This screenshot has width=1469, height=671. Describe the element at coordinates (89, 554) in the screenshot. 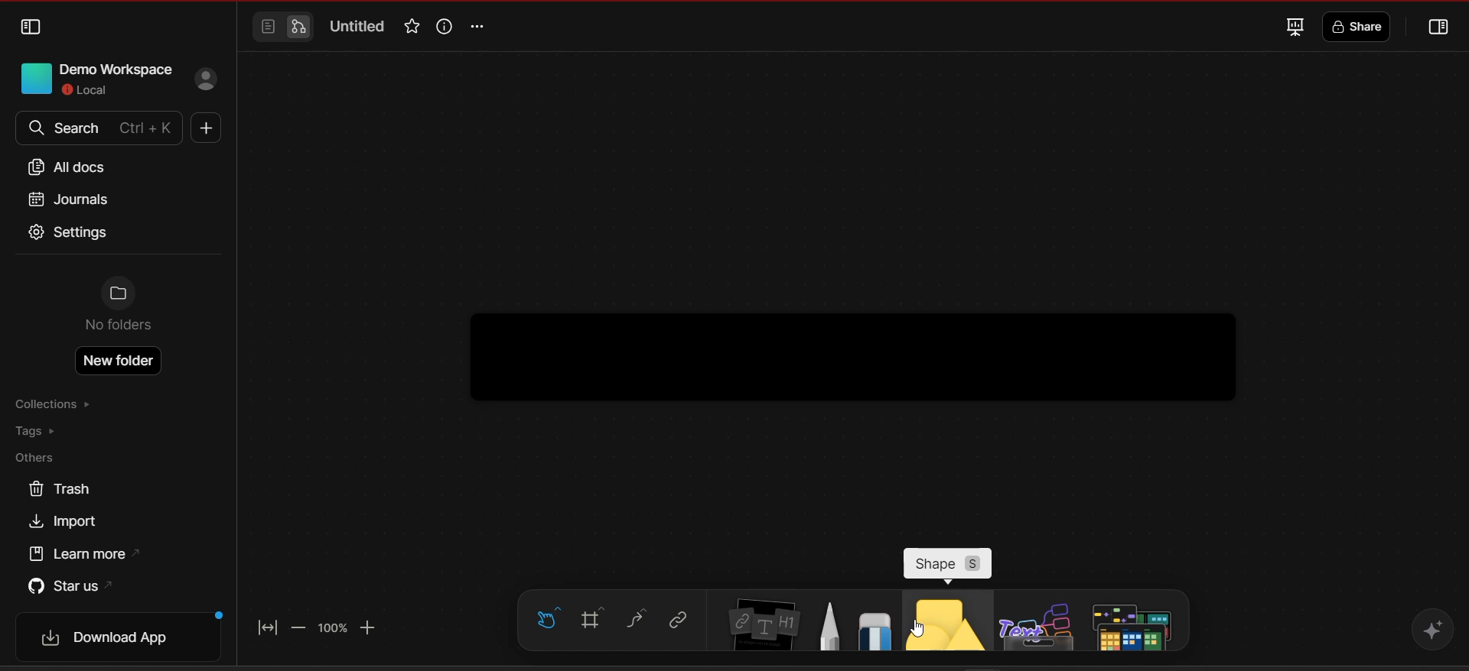

I see `learn more` at that location.